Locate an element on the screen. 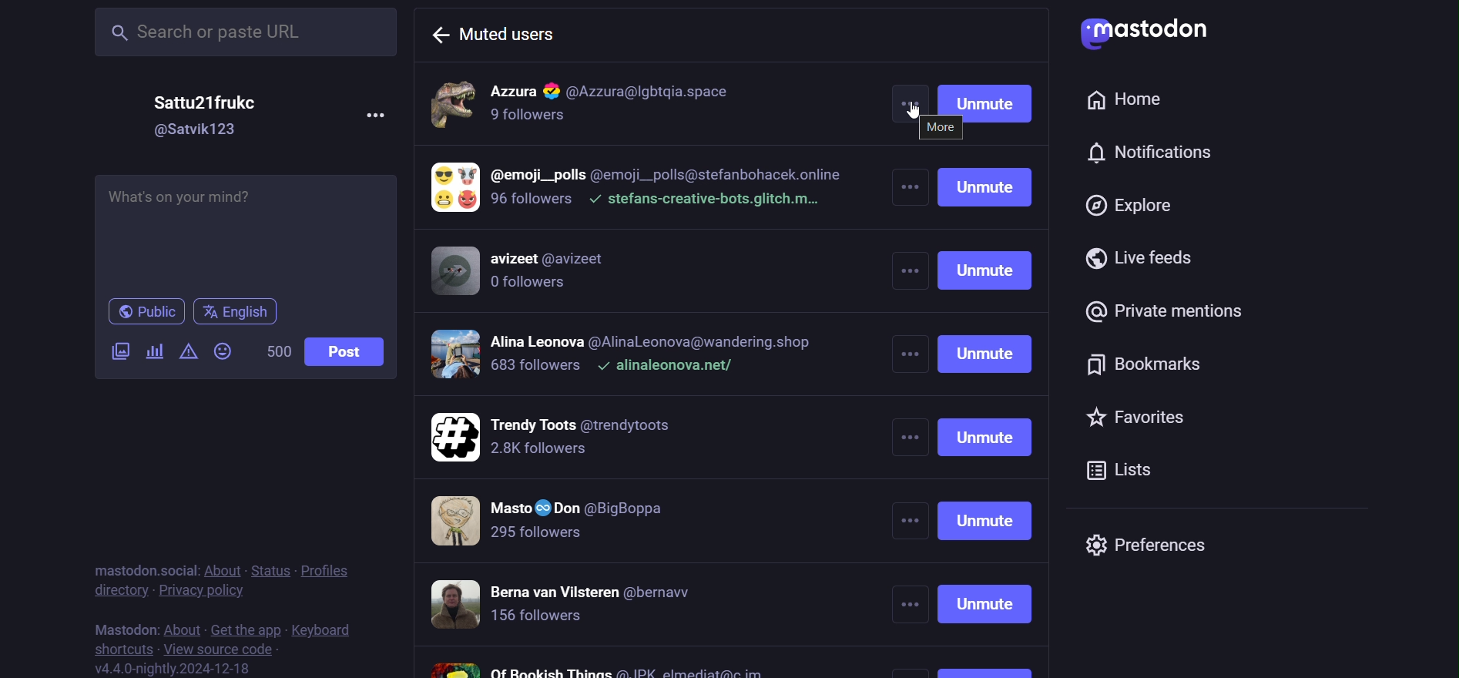 The image size is (1459, 678). about is located at coordinates (180, 624).